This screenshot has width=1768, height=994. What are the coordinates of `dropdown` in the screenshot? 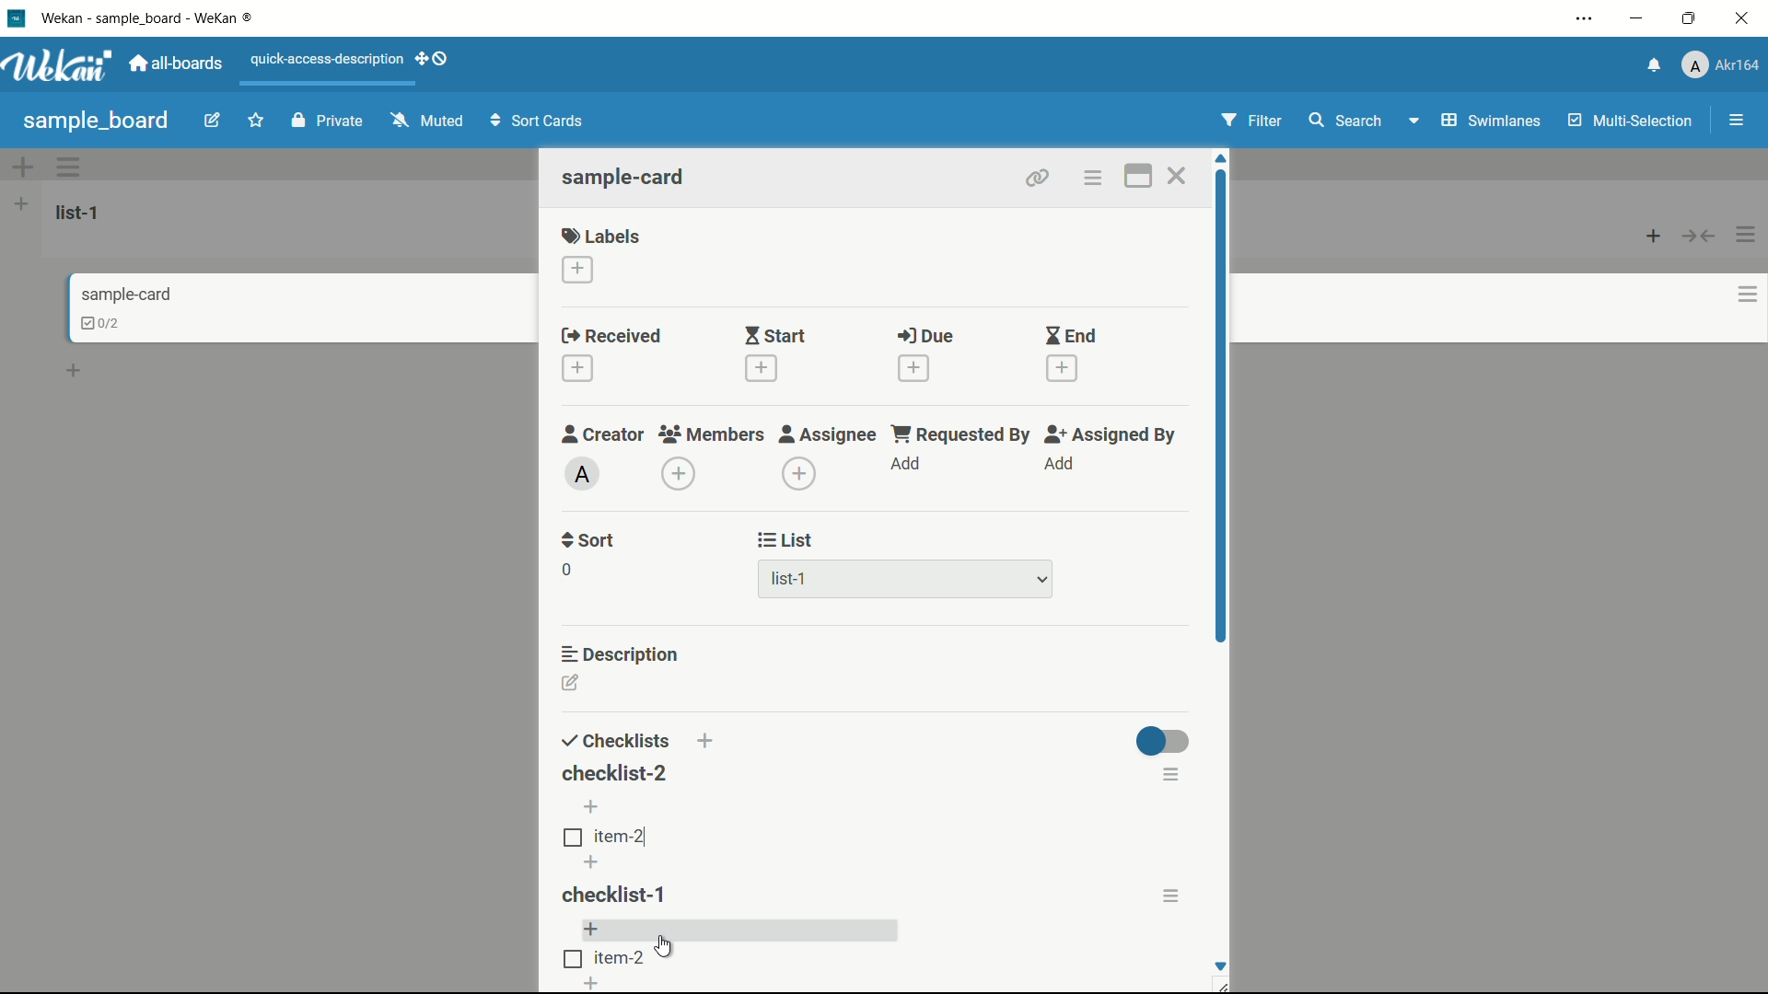 It's located at (1413, 124).